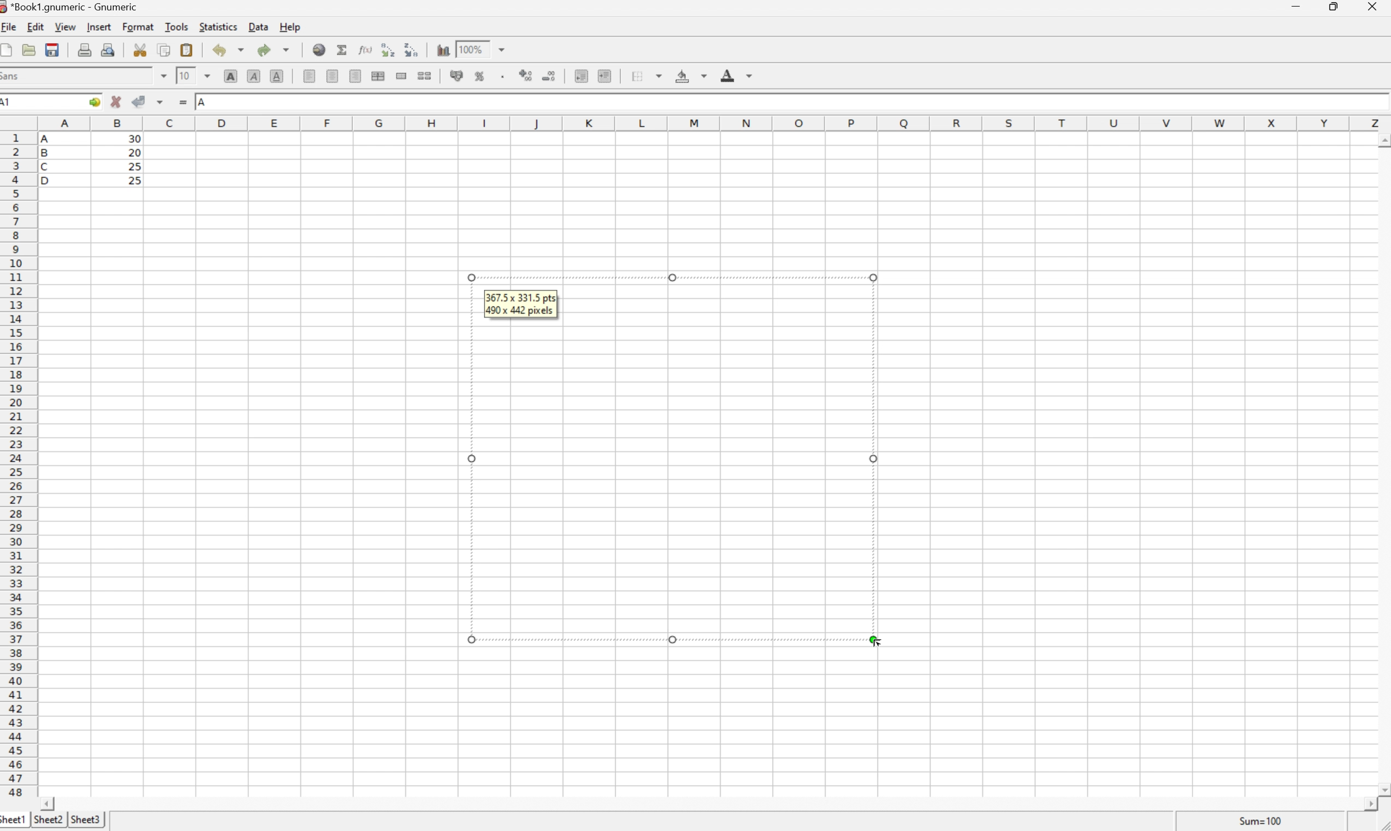 This screenshot has height=831, width=1391. I want to click on 25, so click(134, 166).